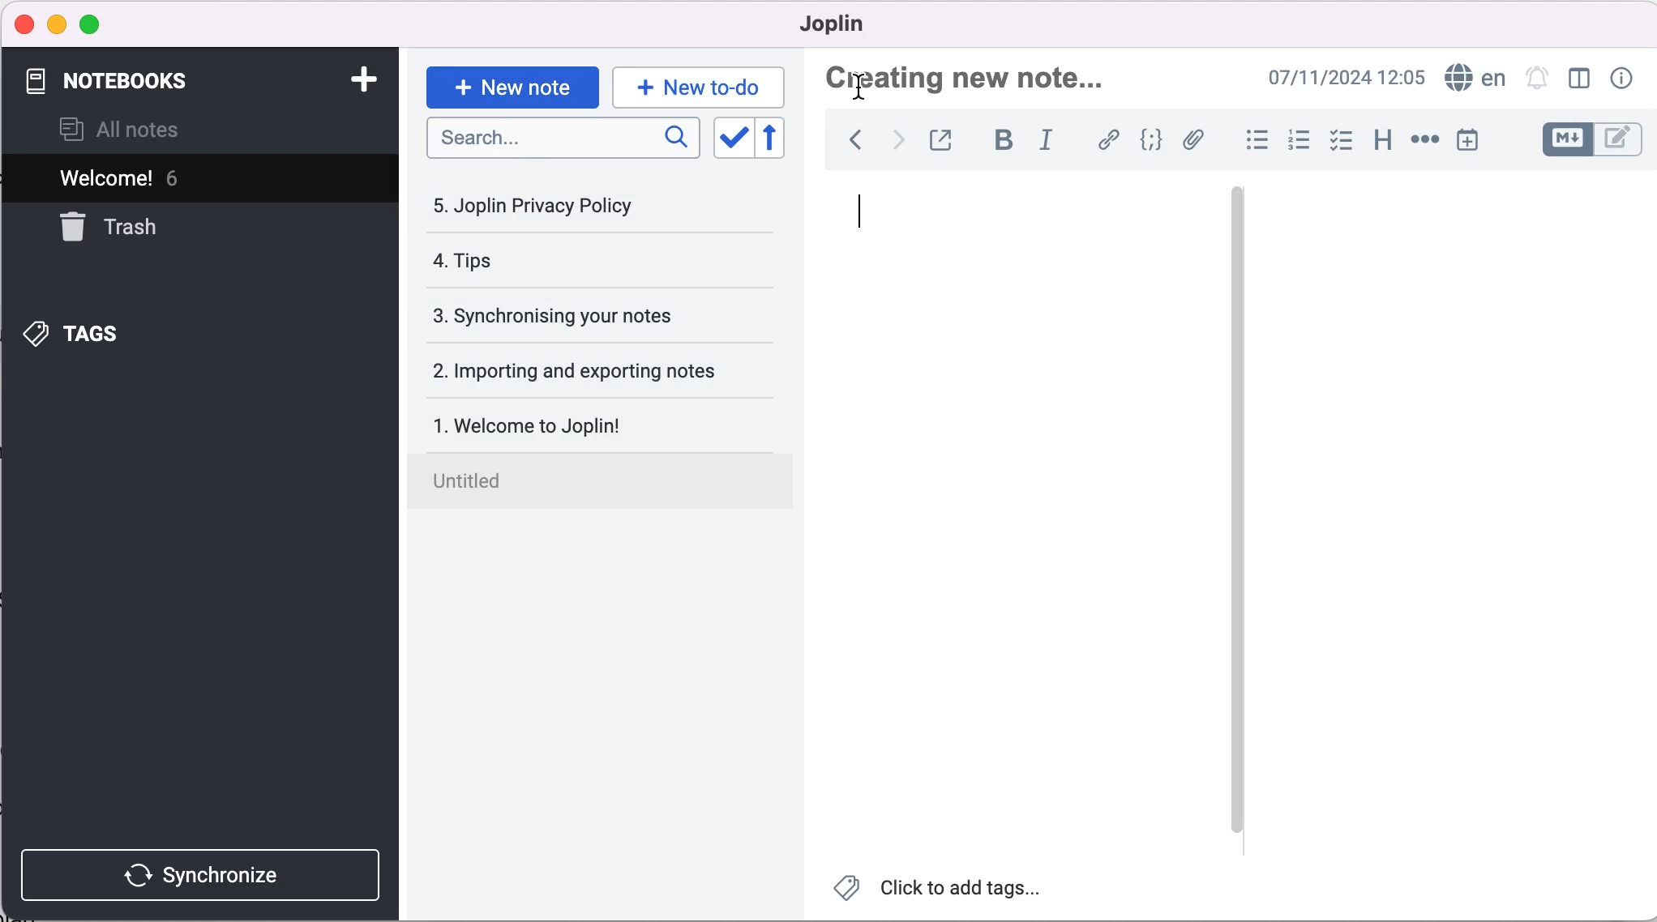  I want to click on toggle sort order, so click(733, 139).